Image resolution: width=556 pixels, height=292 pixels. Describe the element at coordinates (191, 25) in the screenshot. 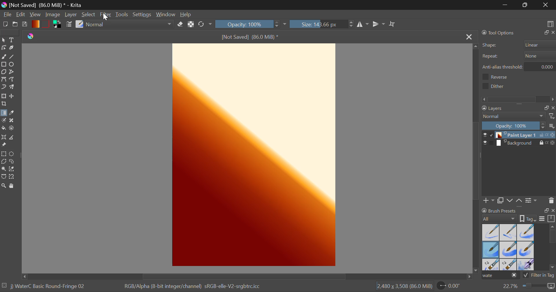

I see `Lock Alpha` at that location.